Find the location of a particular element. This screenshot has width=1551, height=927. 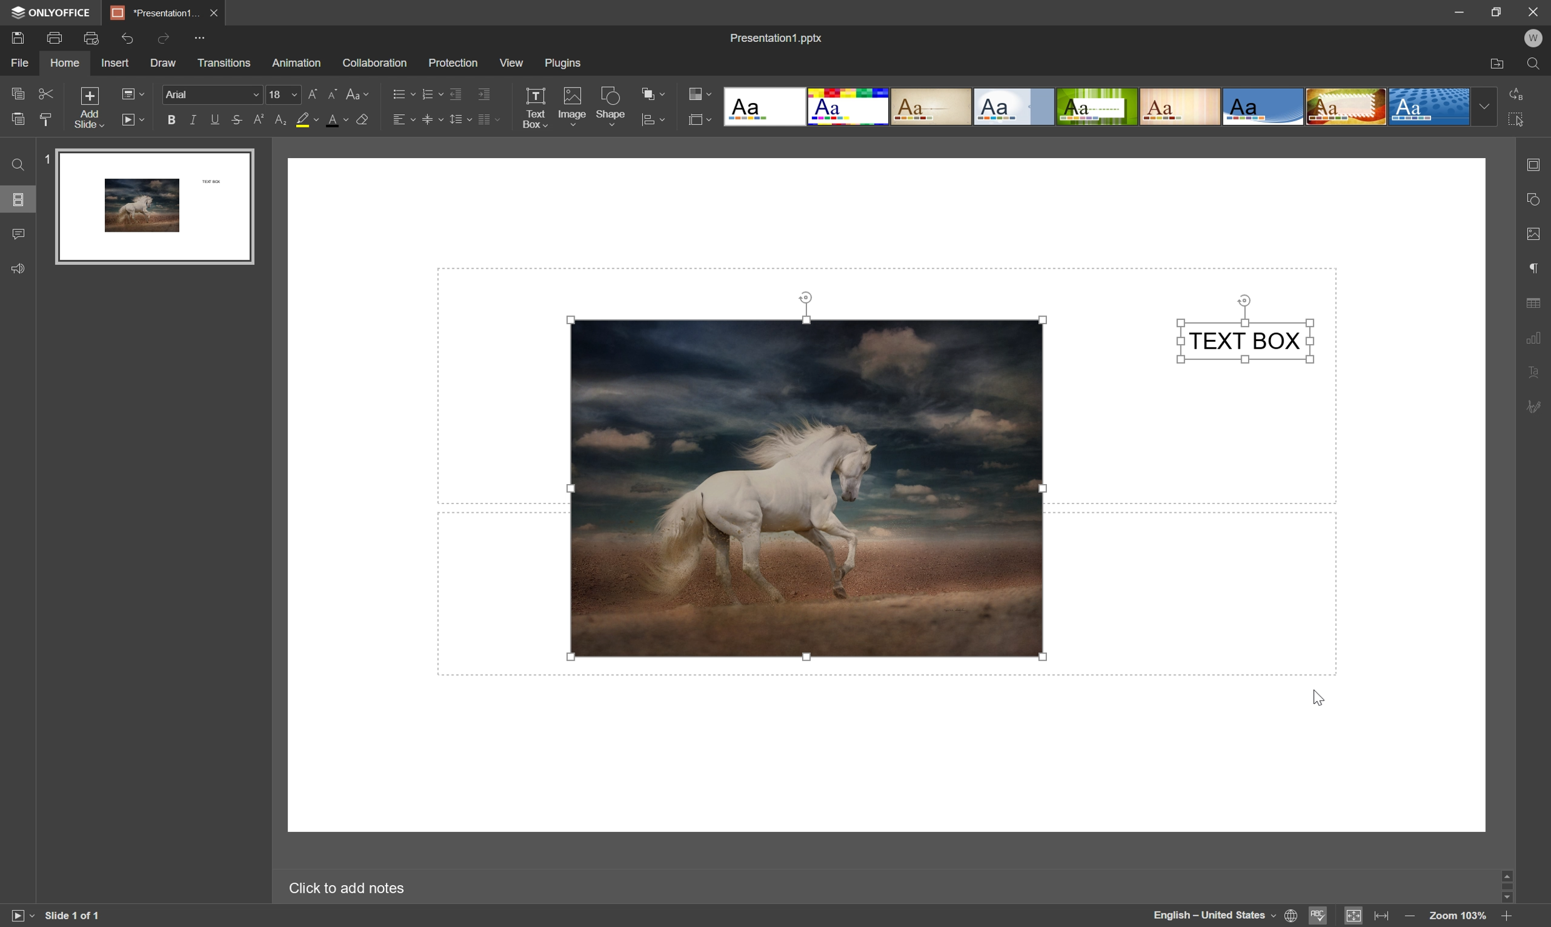

line spacing is located at coordinates (460, 119).